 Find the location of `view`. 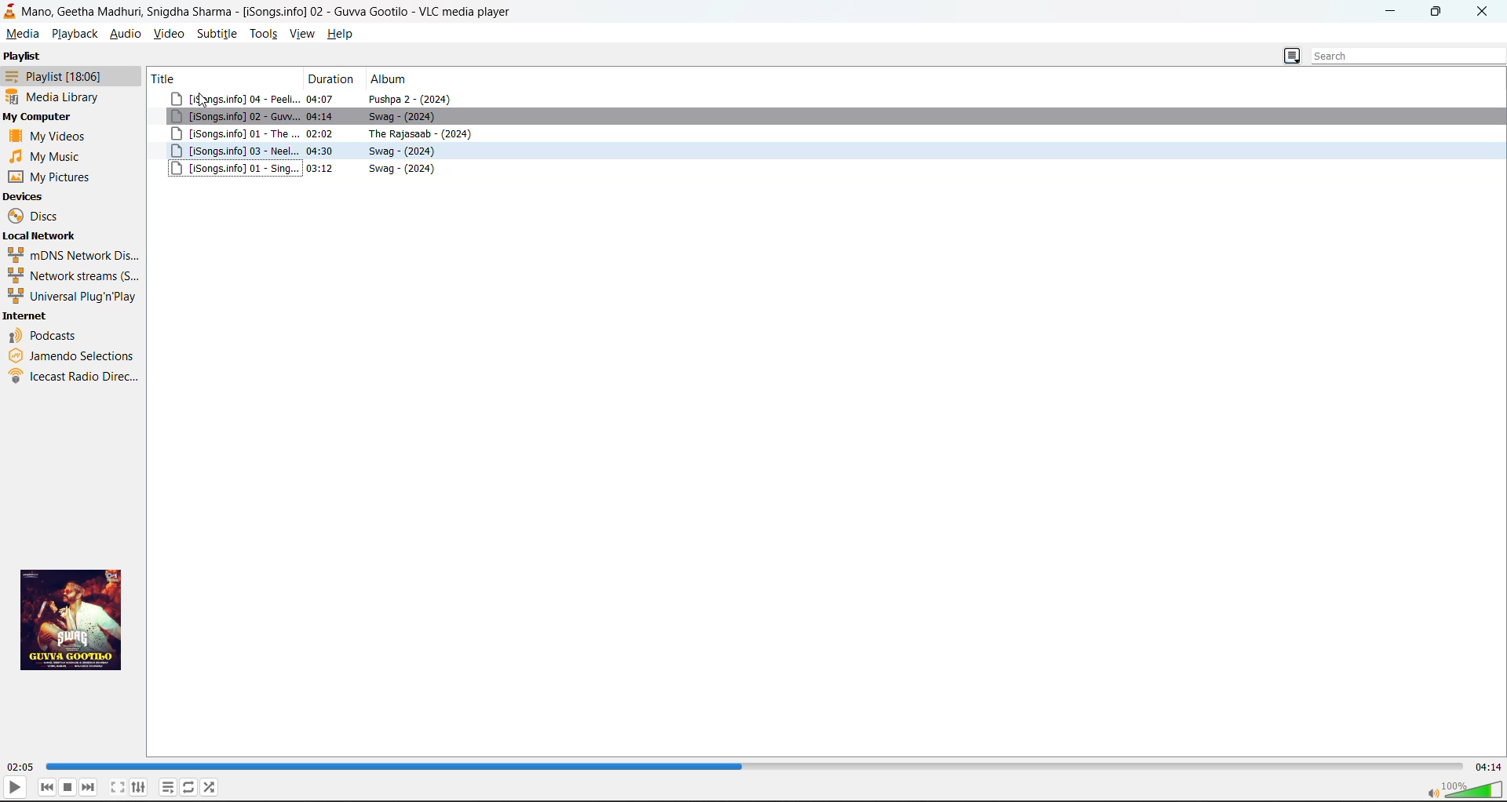

view is located at coordinates (303, 33).